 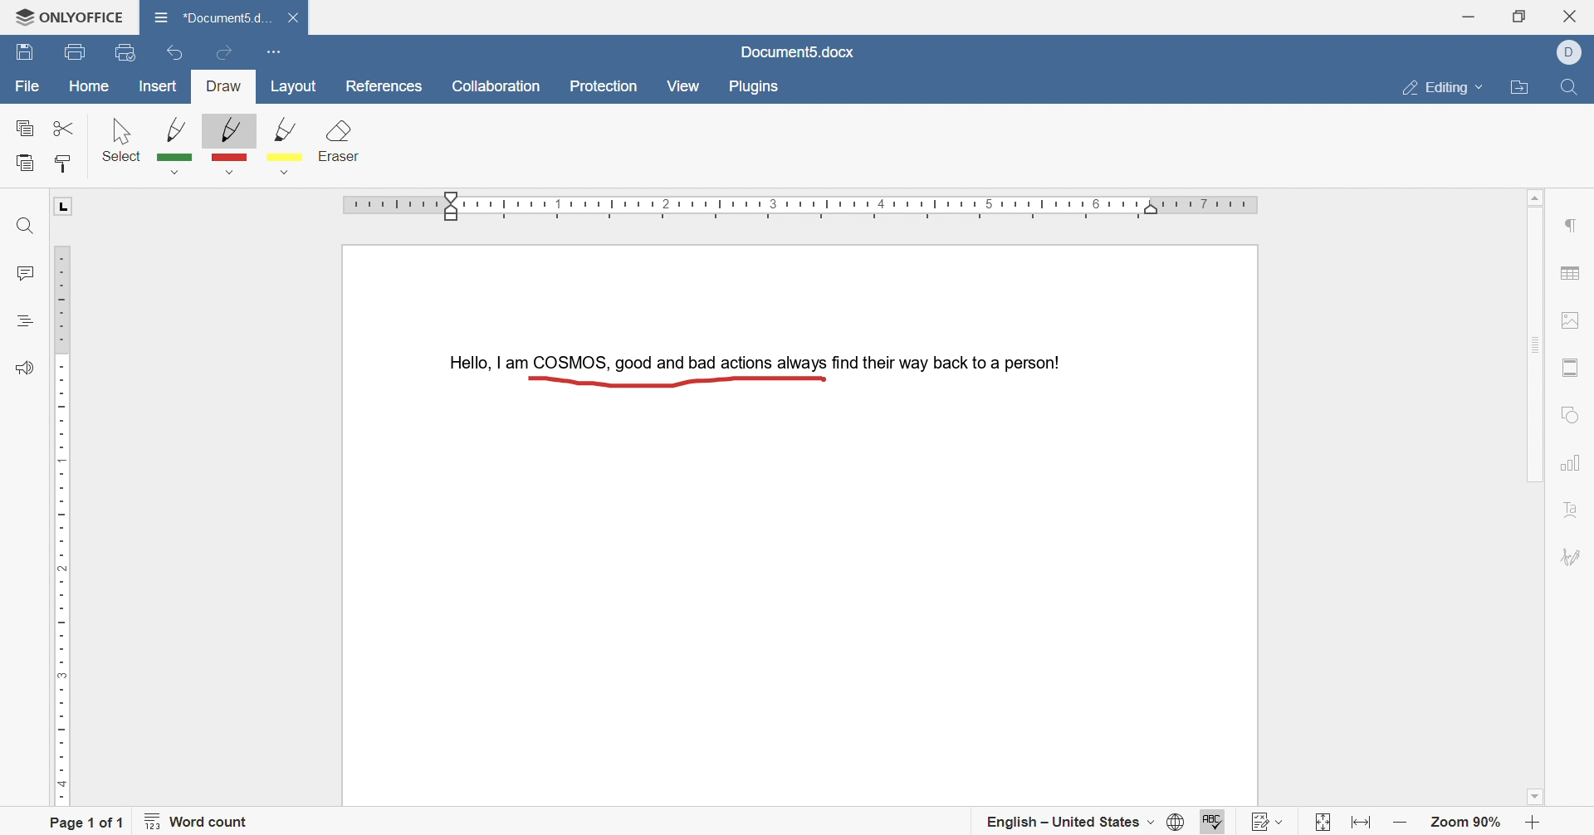 I want to click on references, so click(x=382, y=86).